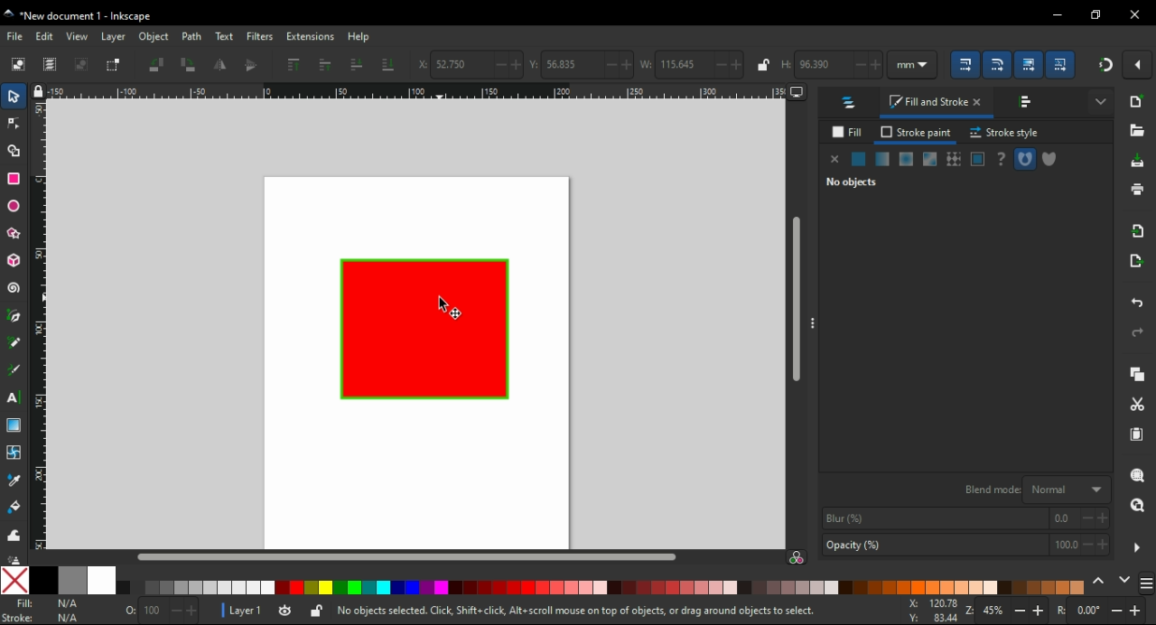  Describe the element at coordinates (14, 286) in the screenshot. I see `spiral tool` at that location.